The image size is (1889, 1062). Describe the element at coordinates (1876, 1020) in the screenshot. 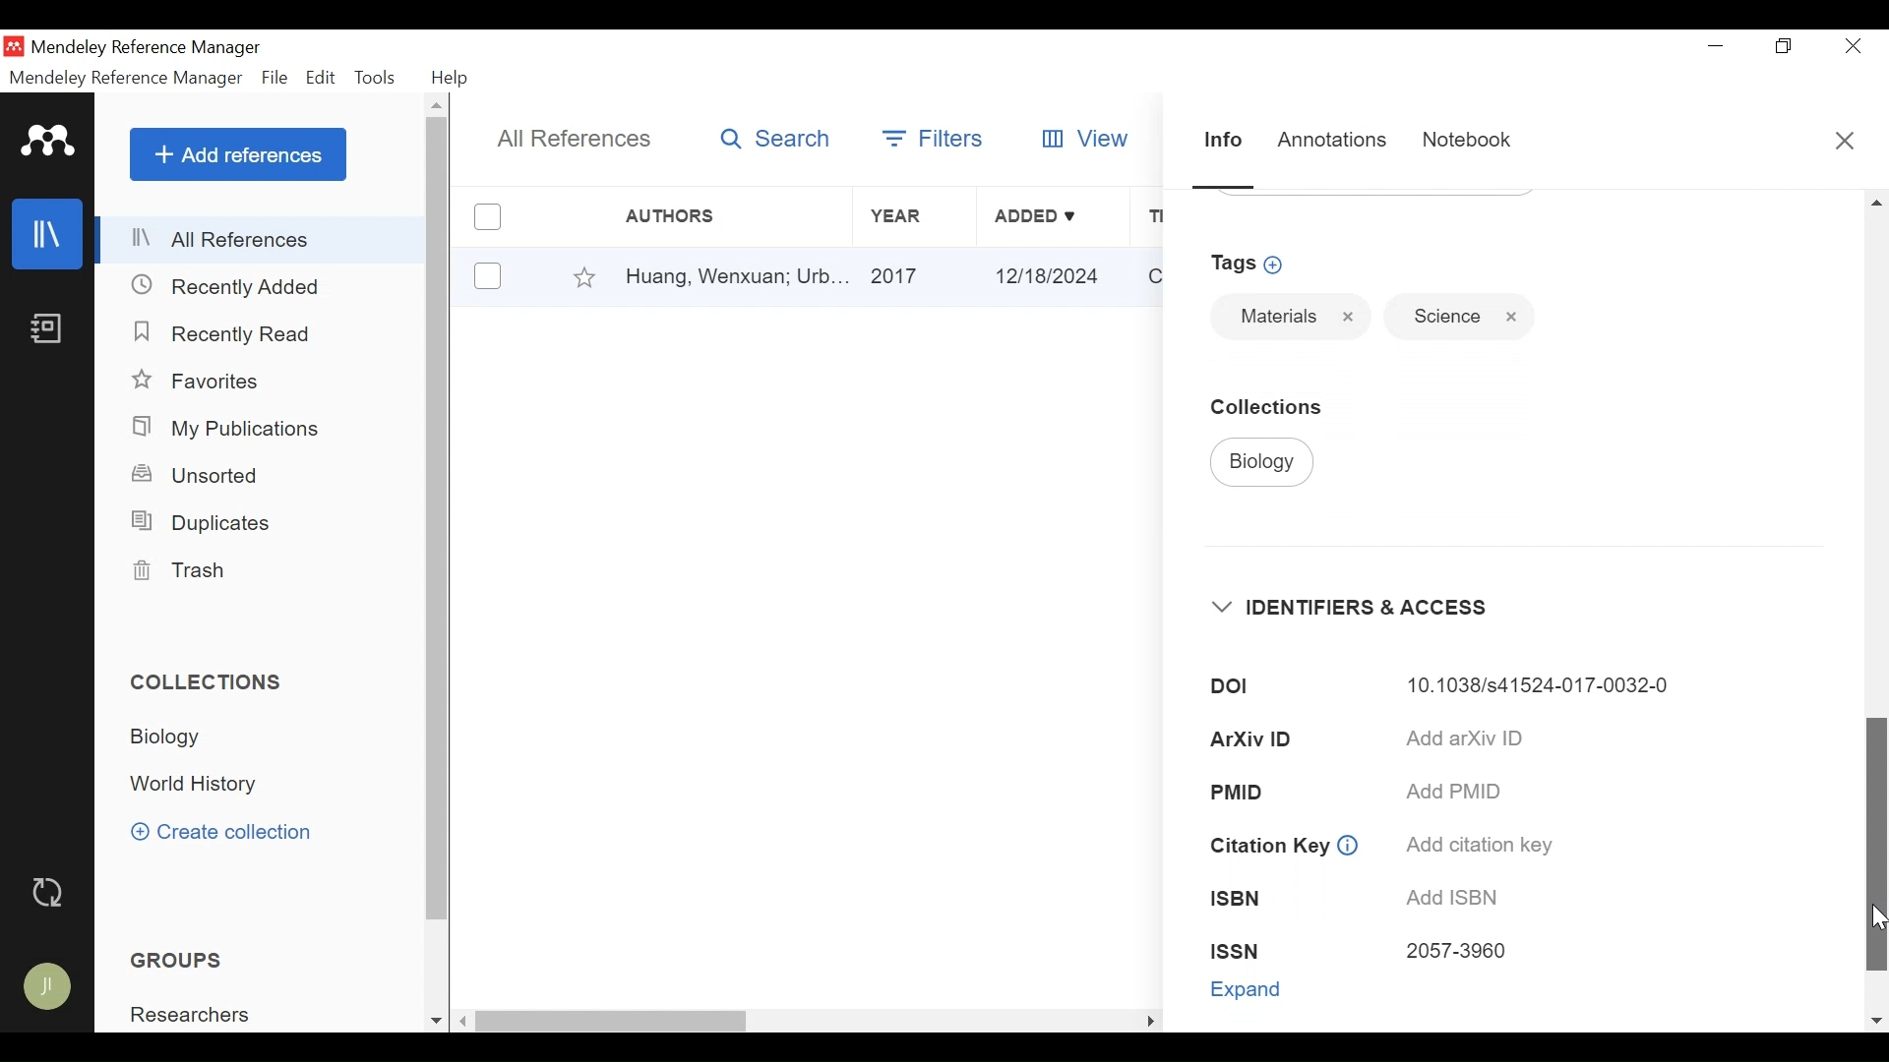

I see `Scroll down` at that location.